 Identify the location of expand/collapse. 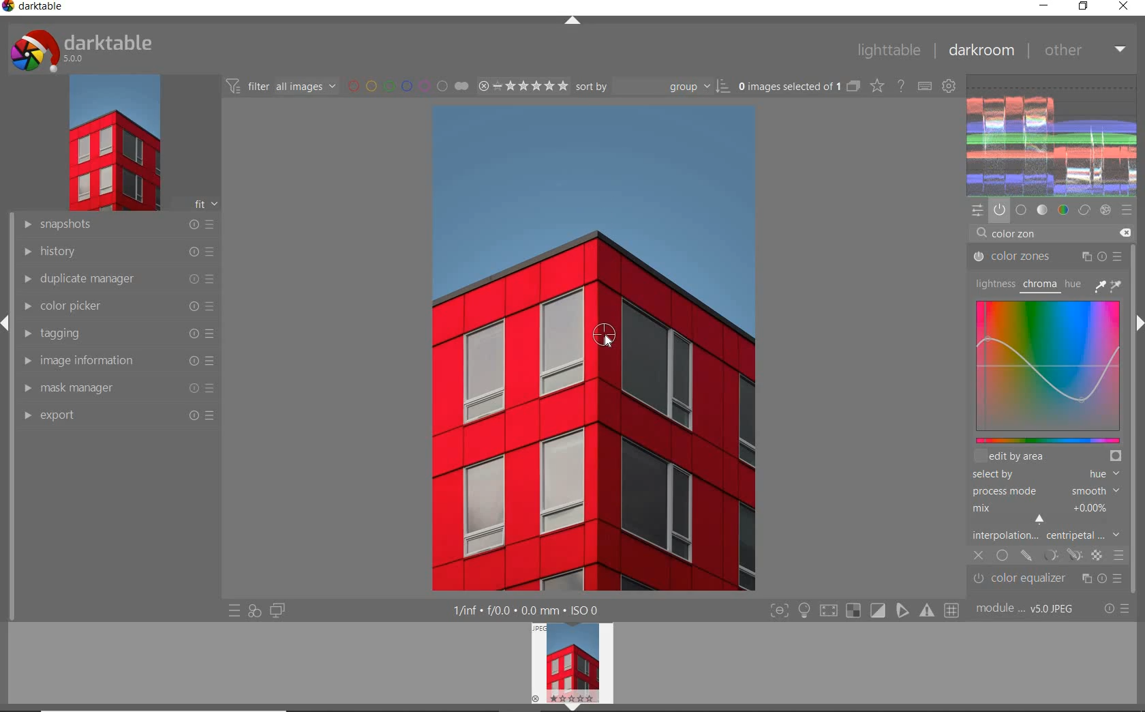
(573, 21).